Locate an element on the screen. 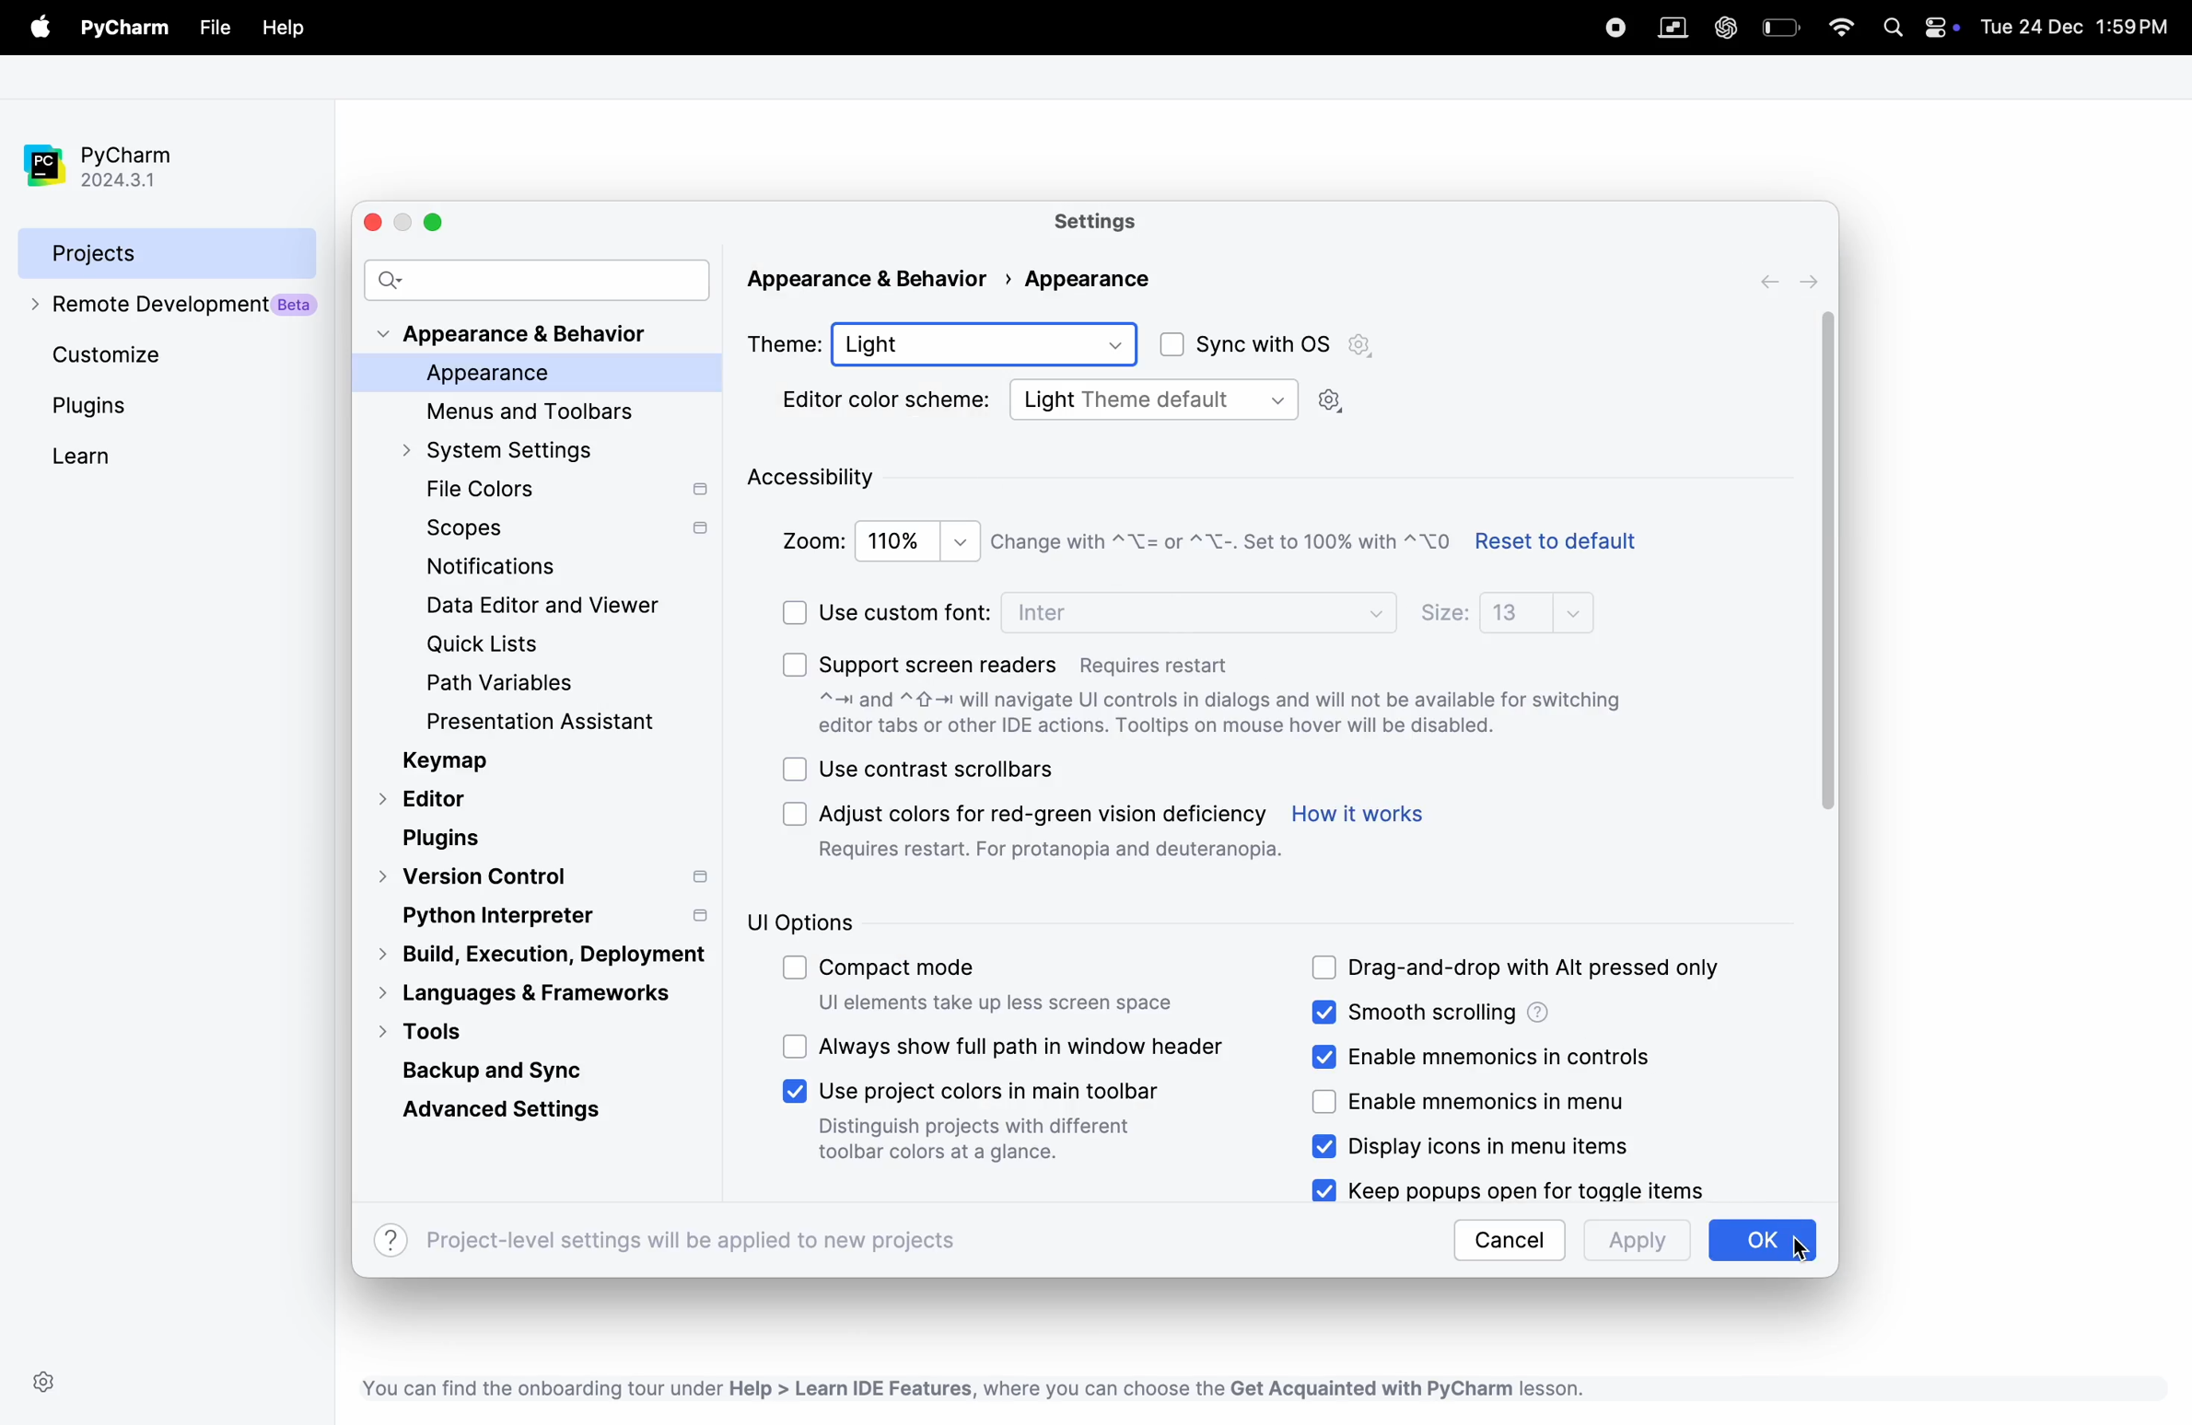 This screenshot has height=1425, width=2192. Appearance & Behavior is located at coordinates (873, 278).